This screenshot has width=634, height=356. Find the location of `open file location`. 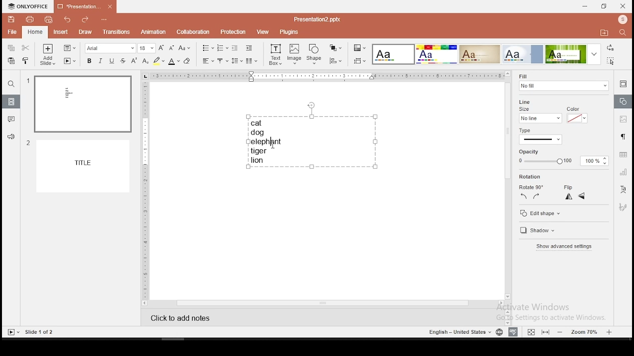

open file location is located at coordinates (603, 33).